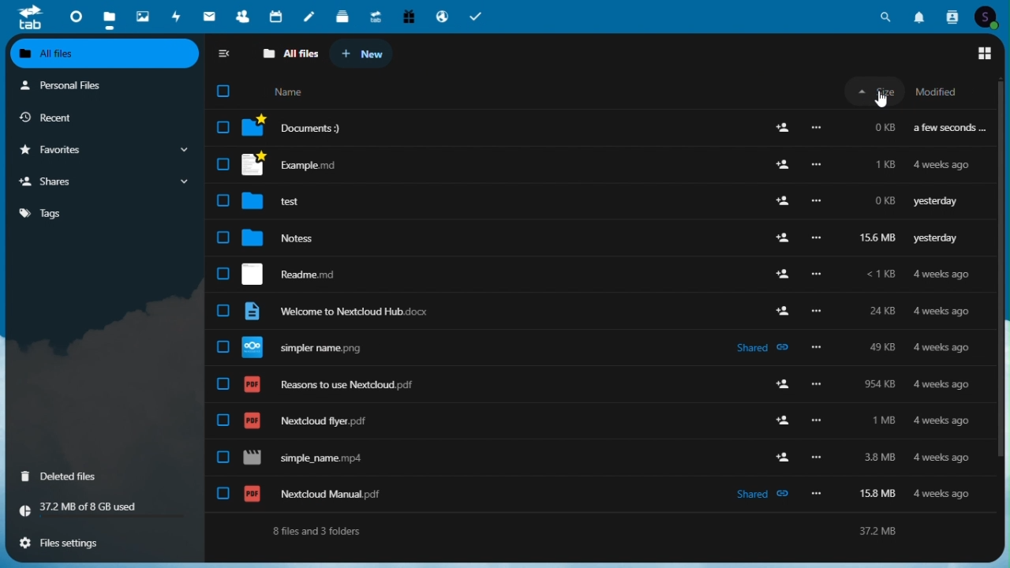 The image size is (1010, 568). Describe the element at coordinates (874, 530) in the screenshot. I see `372M8` at that location.